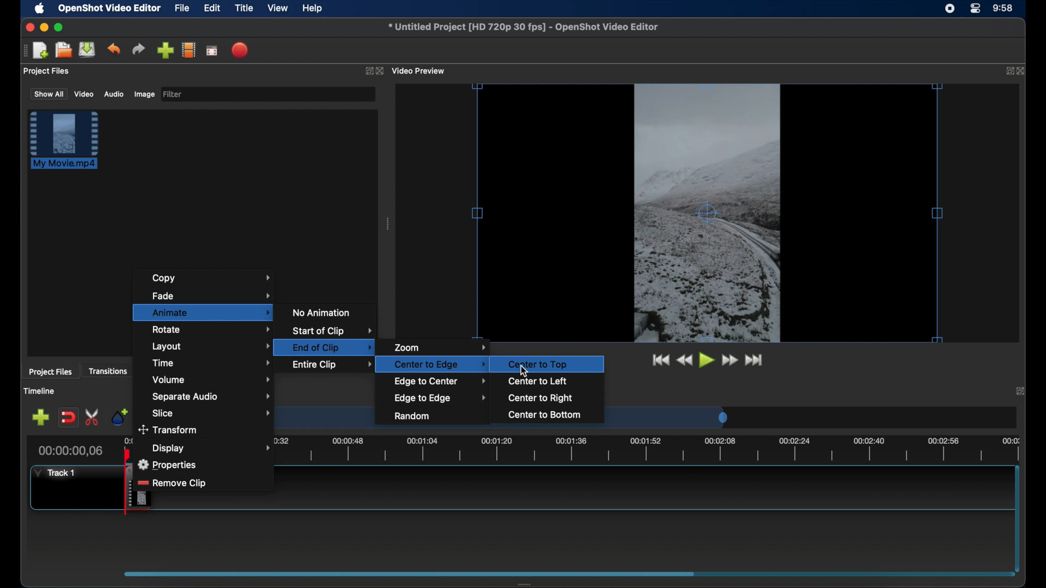 The image size is (1046, 588). I want to click on timeline, so click(39, 391).